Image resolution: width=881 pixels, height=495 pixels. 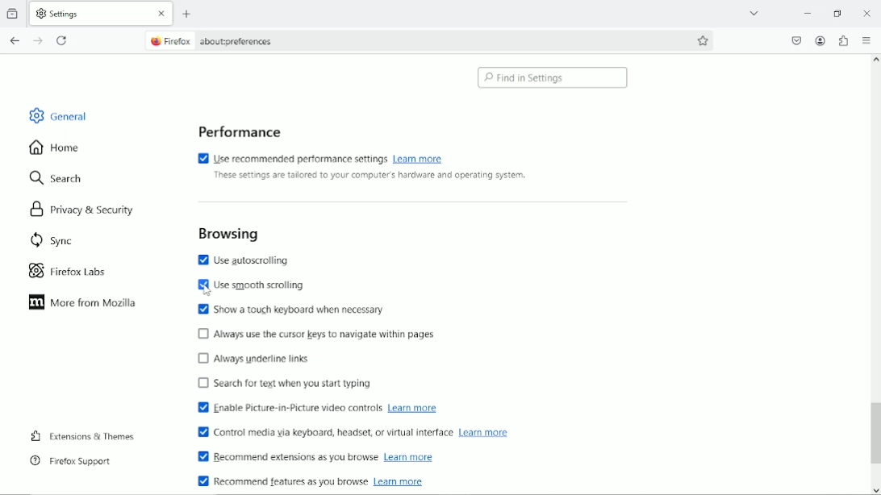 What do you see at coordinates (821, 41) in the screenshot?
I see `account` at bounding box center [821, 41].